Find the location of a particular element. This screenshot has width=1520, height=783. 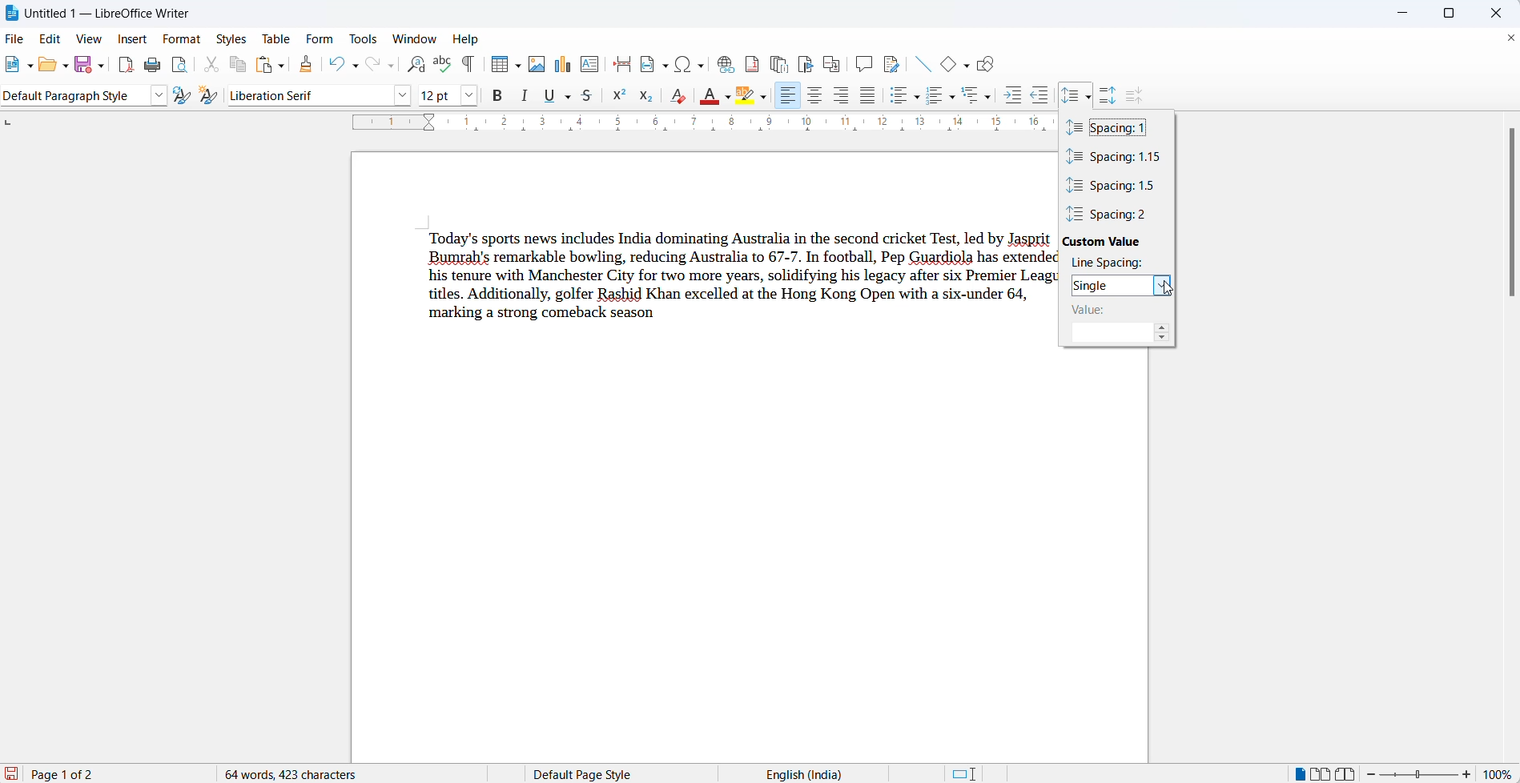

spacing value 2 is located at coordinates (1116, 214).